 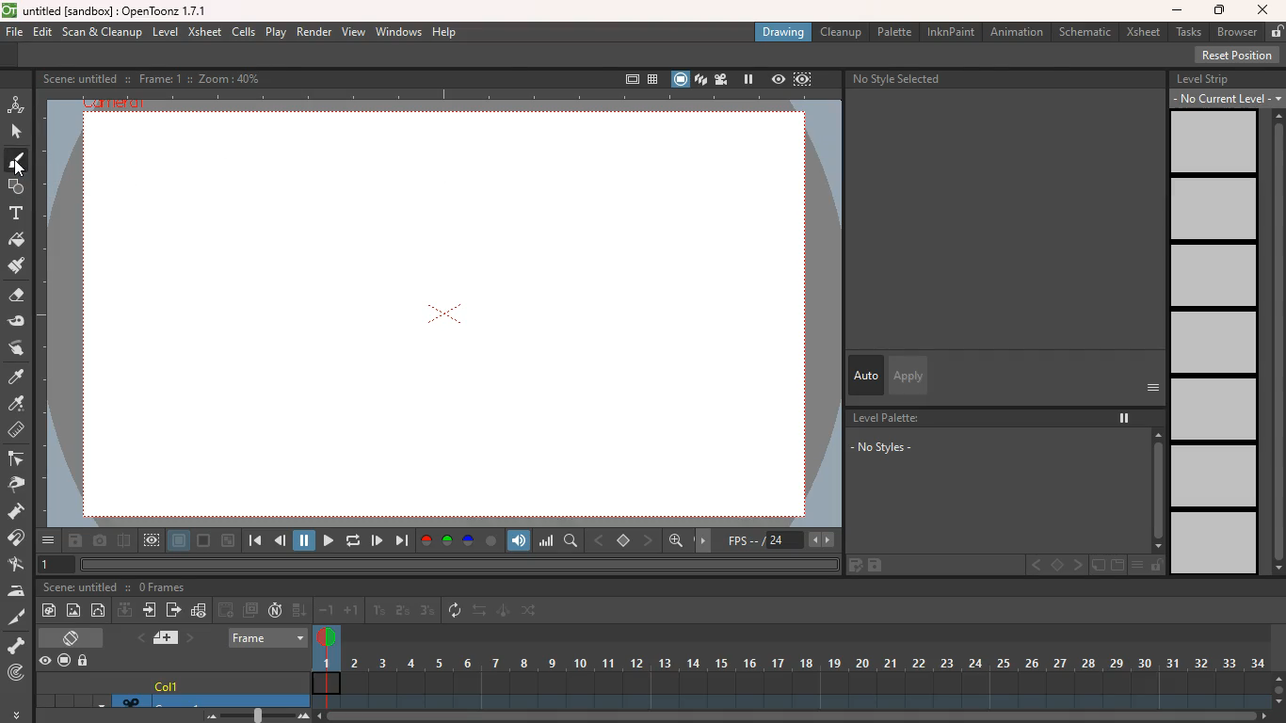 What do you see at coordinates (16, 674) in the screenshot?
I see `locate` at bounding box center [16, 674].